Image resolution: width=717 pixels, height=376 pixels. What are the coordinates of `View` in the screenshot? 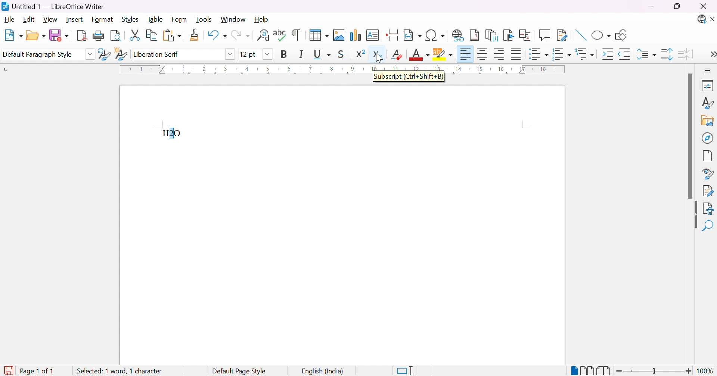 It's located at (51, 19).